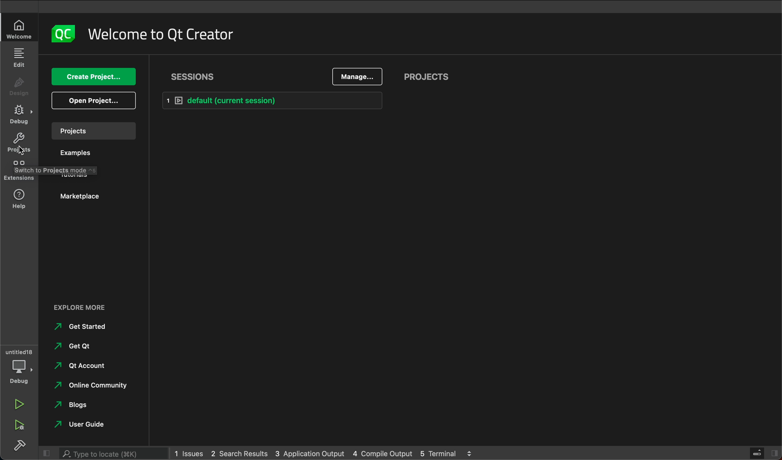 The width and height of the screenshot is (782, 460). Describe the element at coordinates (757, 453) in the screenshot. I see `close slidebar` at that location.